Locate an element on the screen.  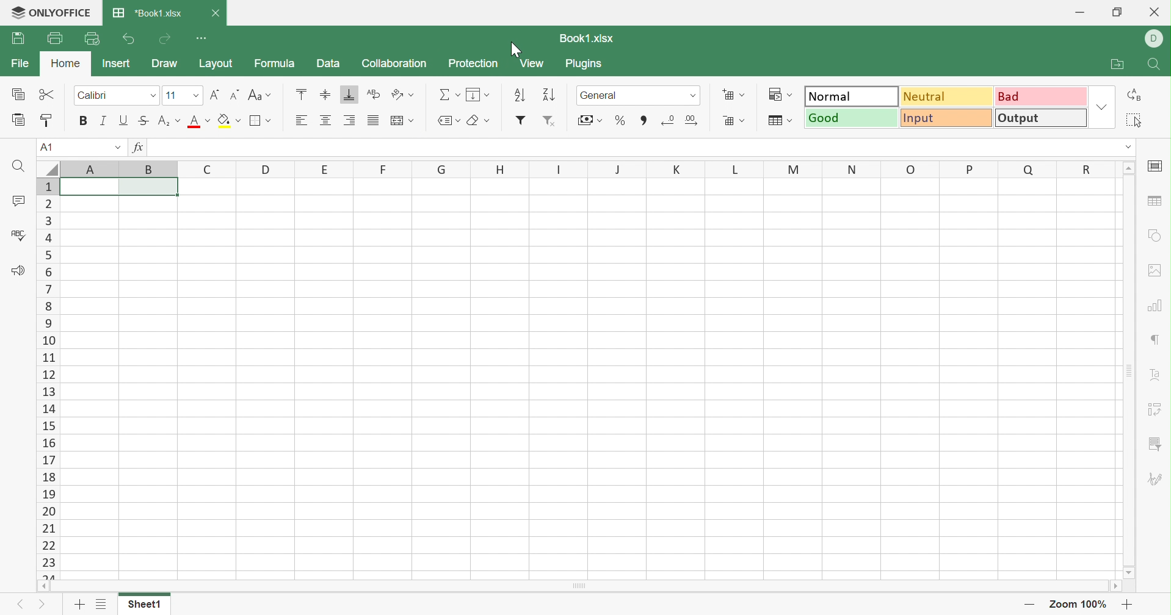
Align Middle is located at coordinates (328, 96).